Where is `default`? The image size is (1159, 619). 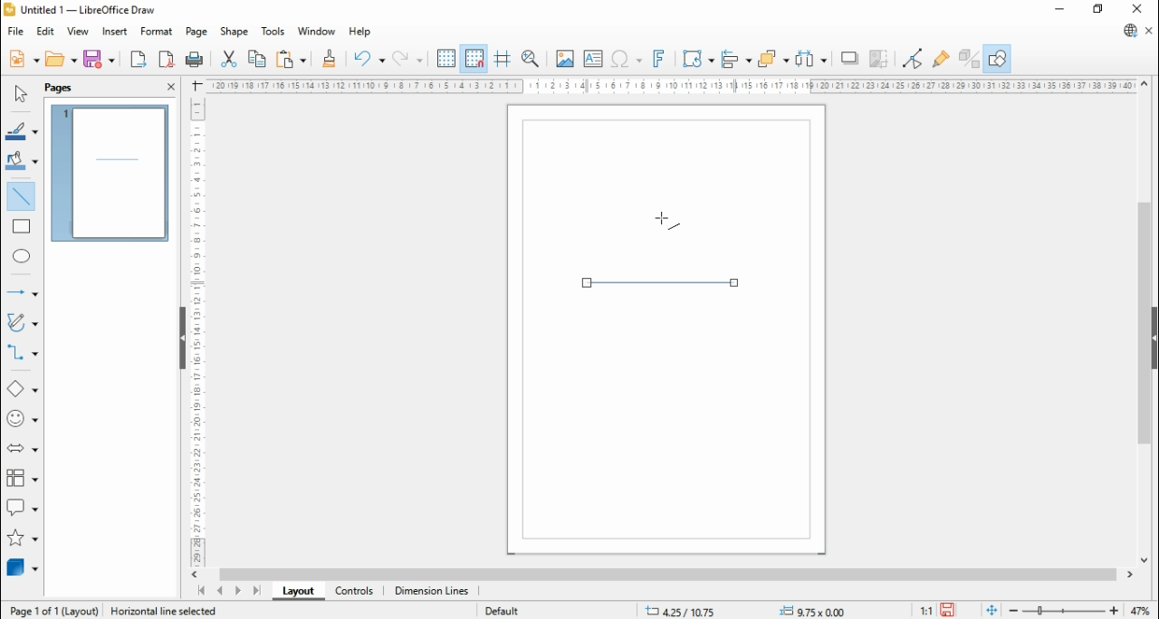
default is located at coordinates (503, 611).